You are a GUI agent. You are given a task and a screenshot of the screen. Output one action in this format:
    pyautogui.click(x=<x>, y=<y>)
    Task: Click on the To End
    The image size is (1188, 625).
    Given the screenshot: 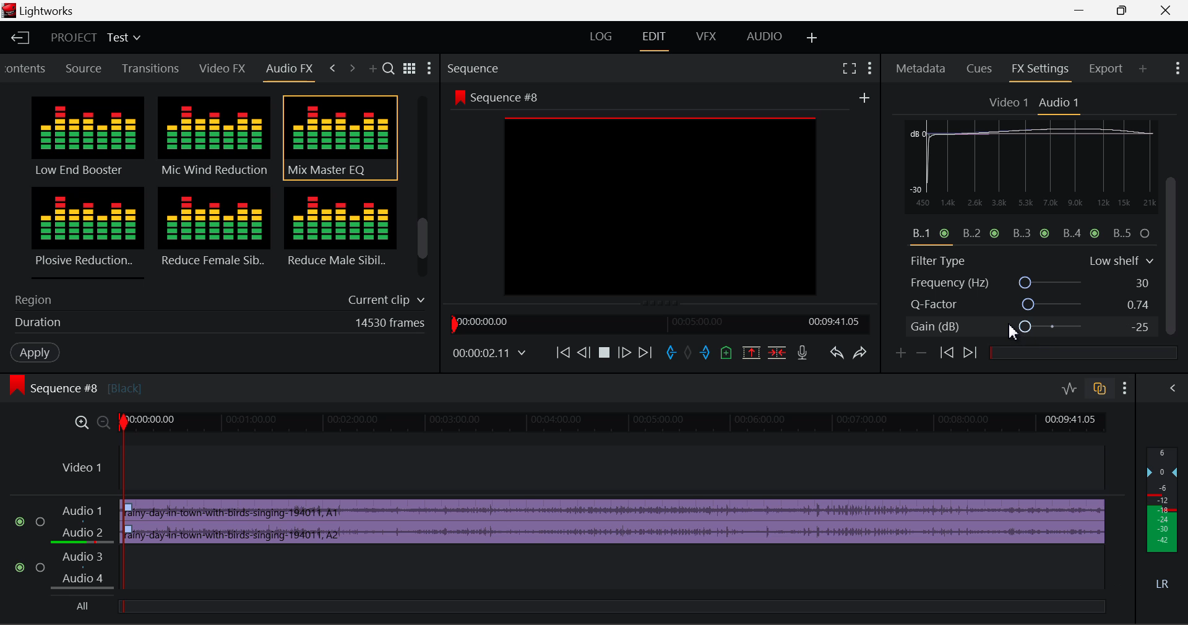 What is the action you would take?
    pyautogui.click(x=648, y=354)
    